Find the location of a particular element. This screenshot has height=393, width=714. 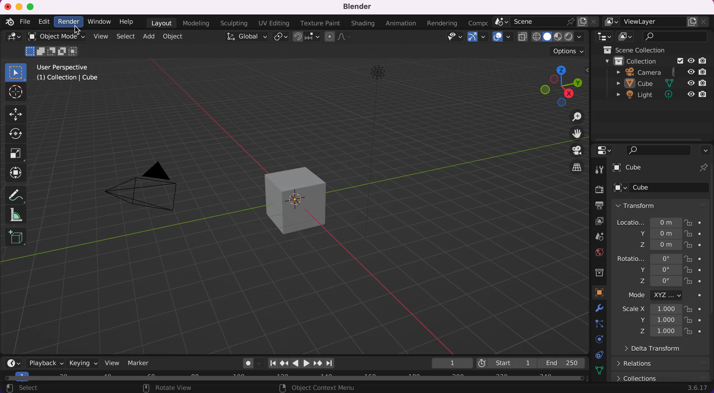

Play animation is located at coordinates (296, 363).